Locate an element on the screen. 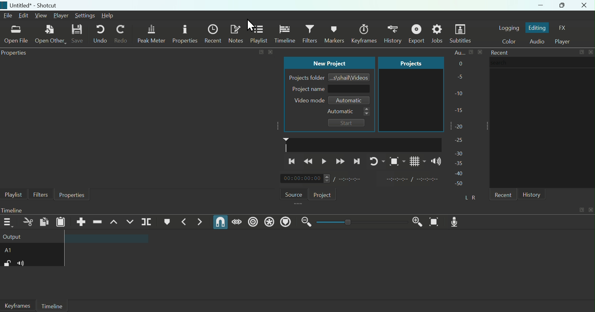 Image resolution: width=595 pixels, height=312 pixels. expand is located at coordinates (581, 52).